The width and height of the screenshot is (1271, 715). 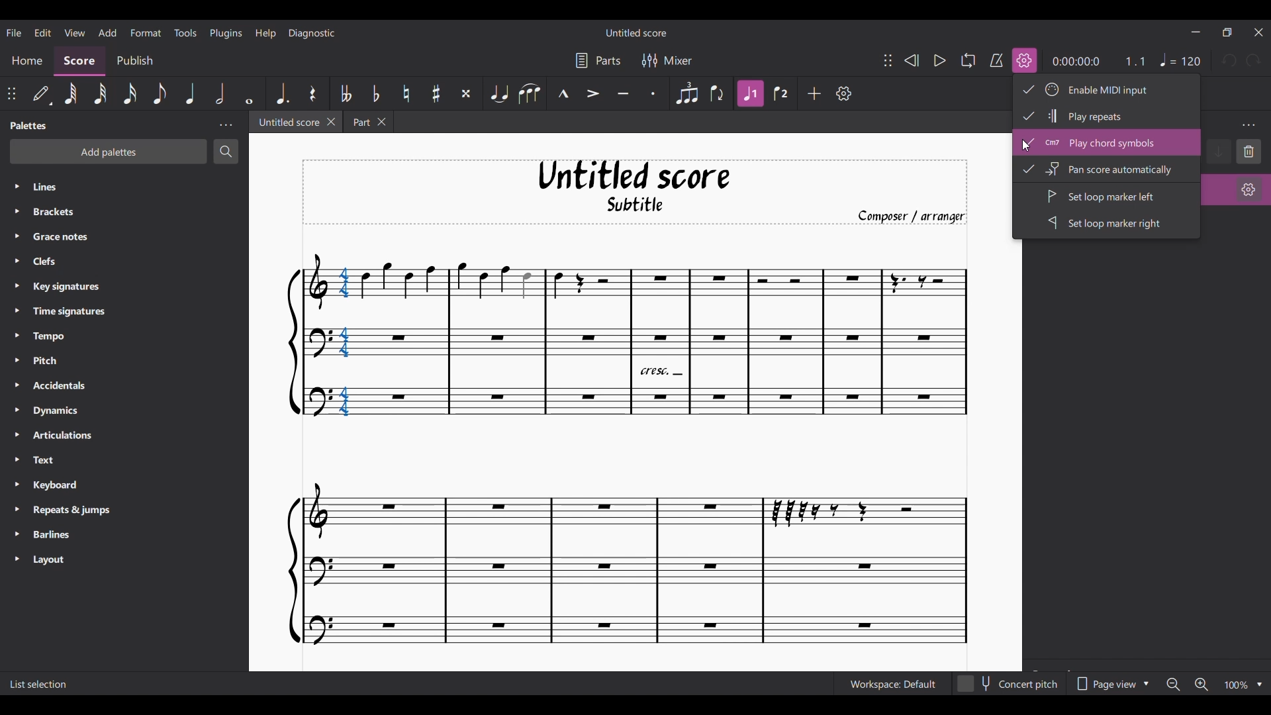 What do you see at coordinates (1028, 131) in the screenshot?
I see `Check icon indicates option is selected` at bounding box center [1028, 131].